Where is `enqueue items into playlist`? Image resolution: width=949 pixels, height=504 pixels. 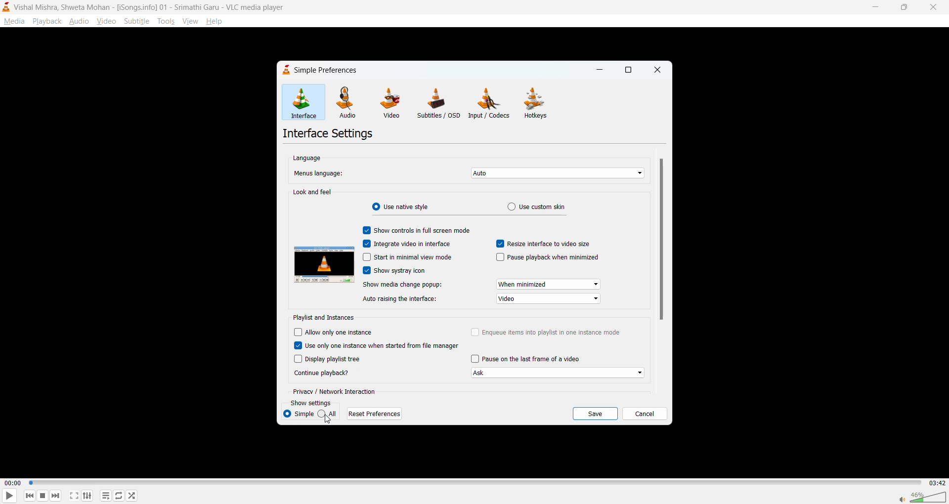 enqueue items into playlist is located at coordinates (549, 332).